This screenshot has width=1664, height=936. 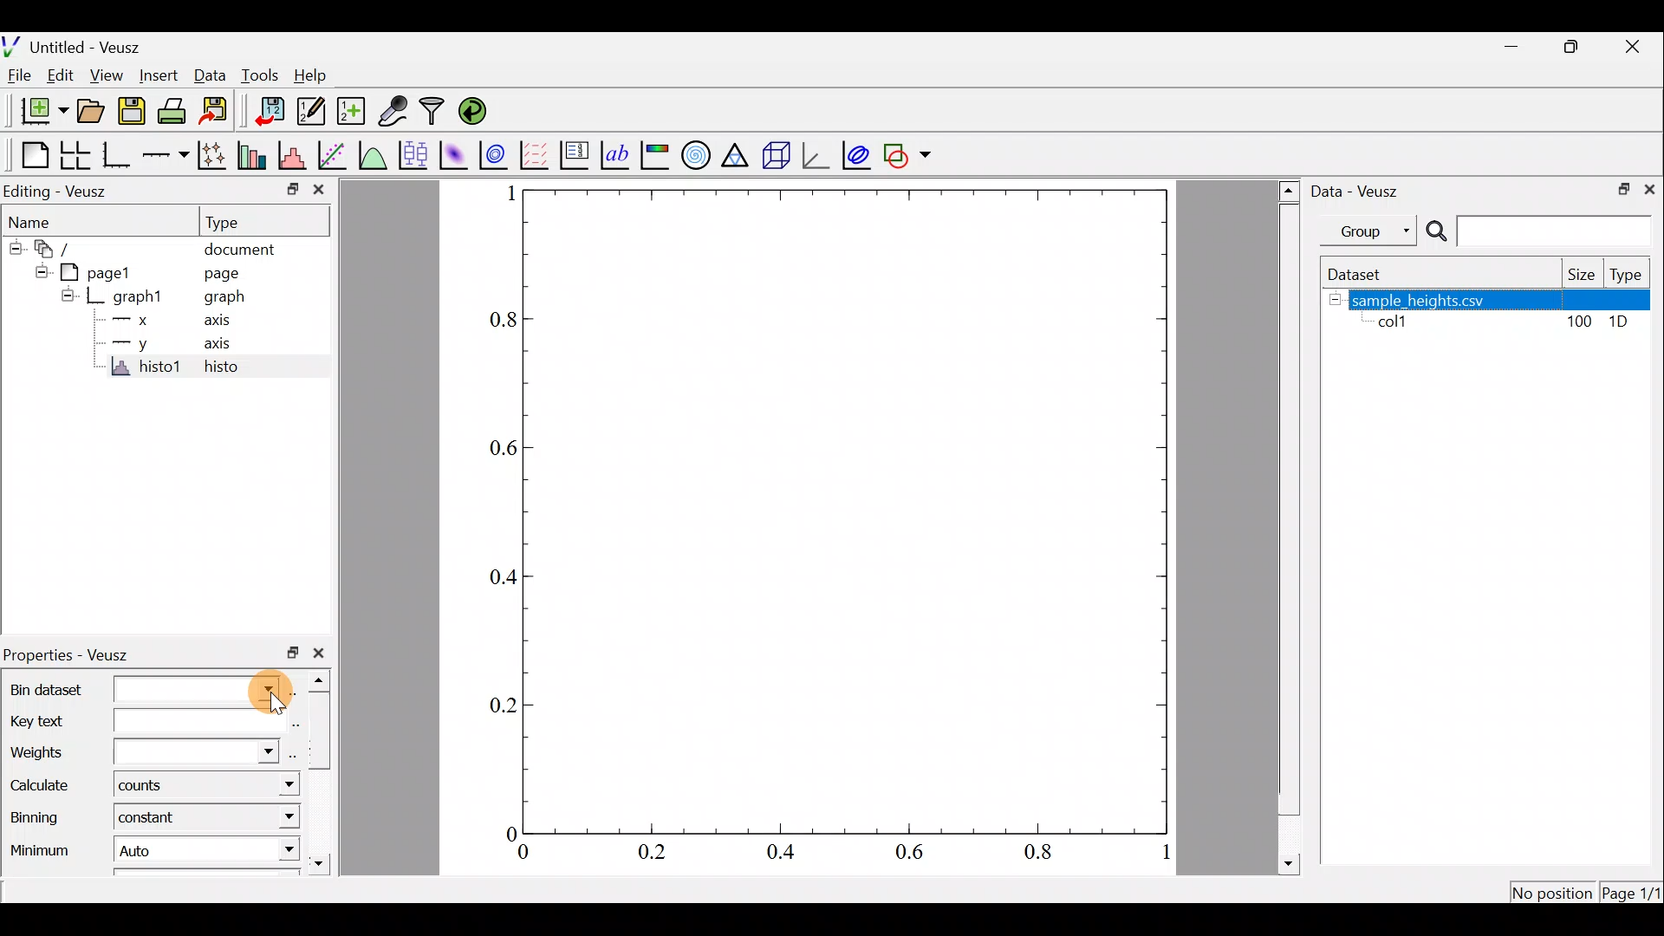 What do you see at coordinates (175, 113) in the screenshot?
I see `print the document` at bounding box center [175, 113].